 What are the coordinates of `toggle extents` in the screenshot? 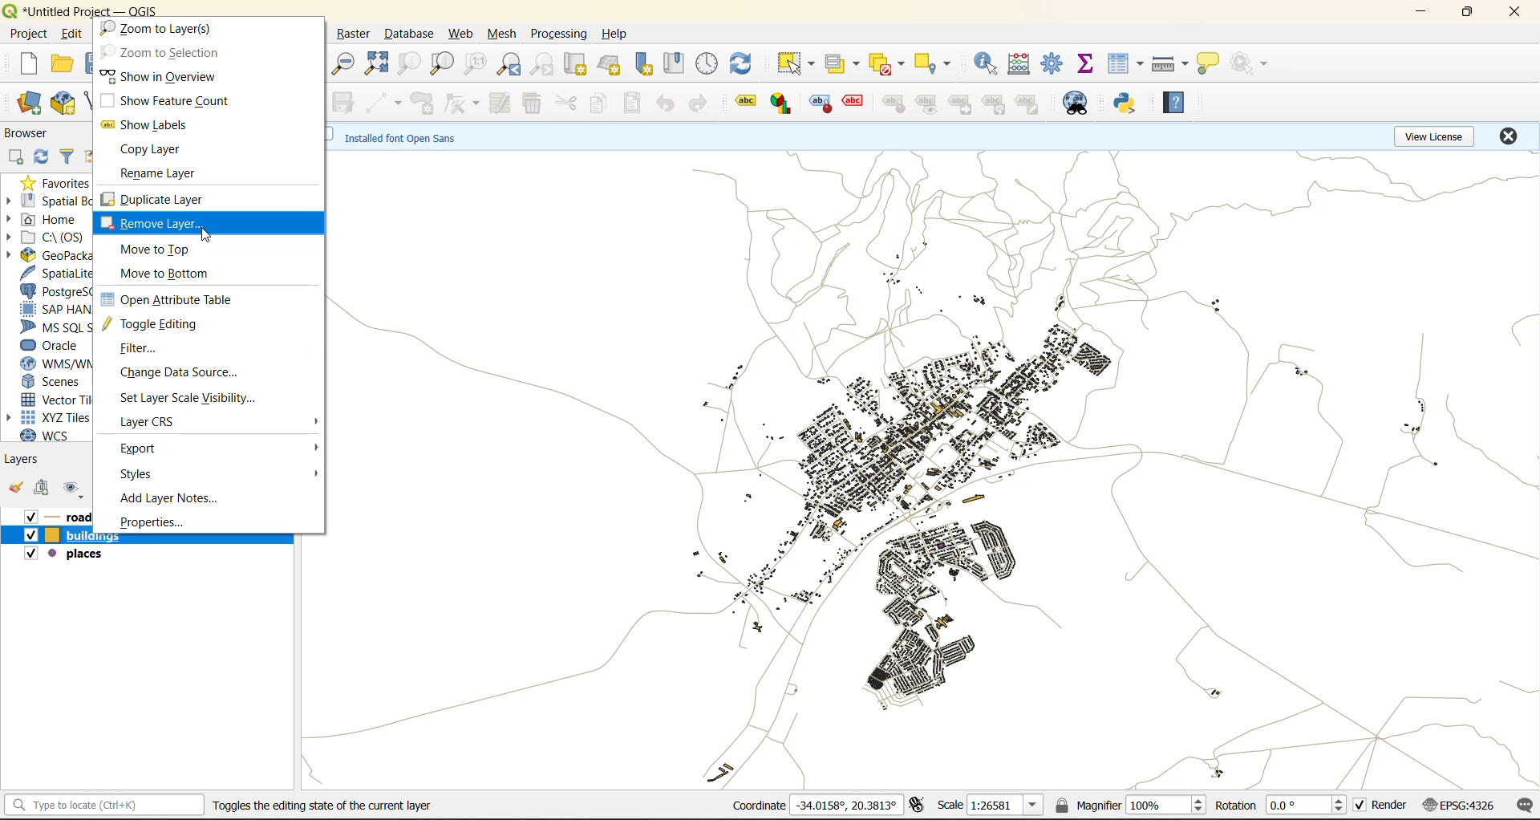 It's located at (924, 805).